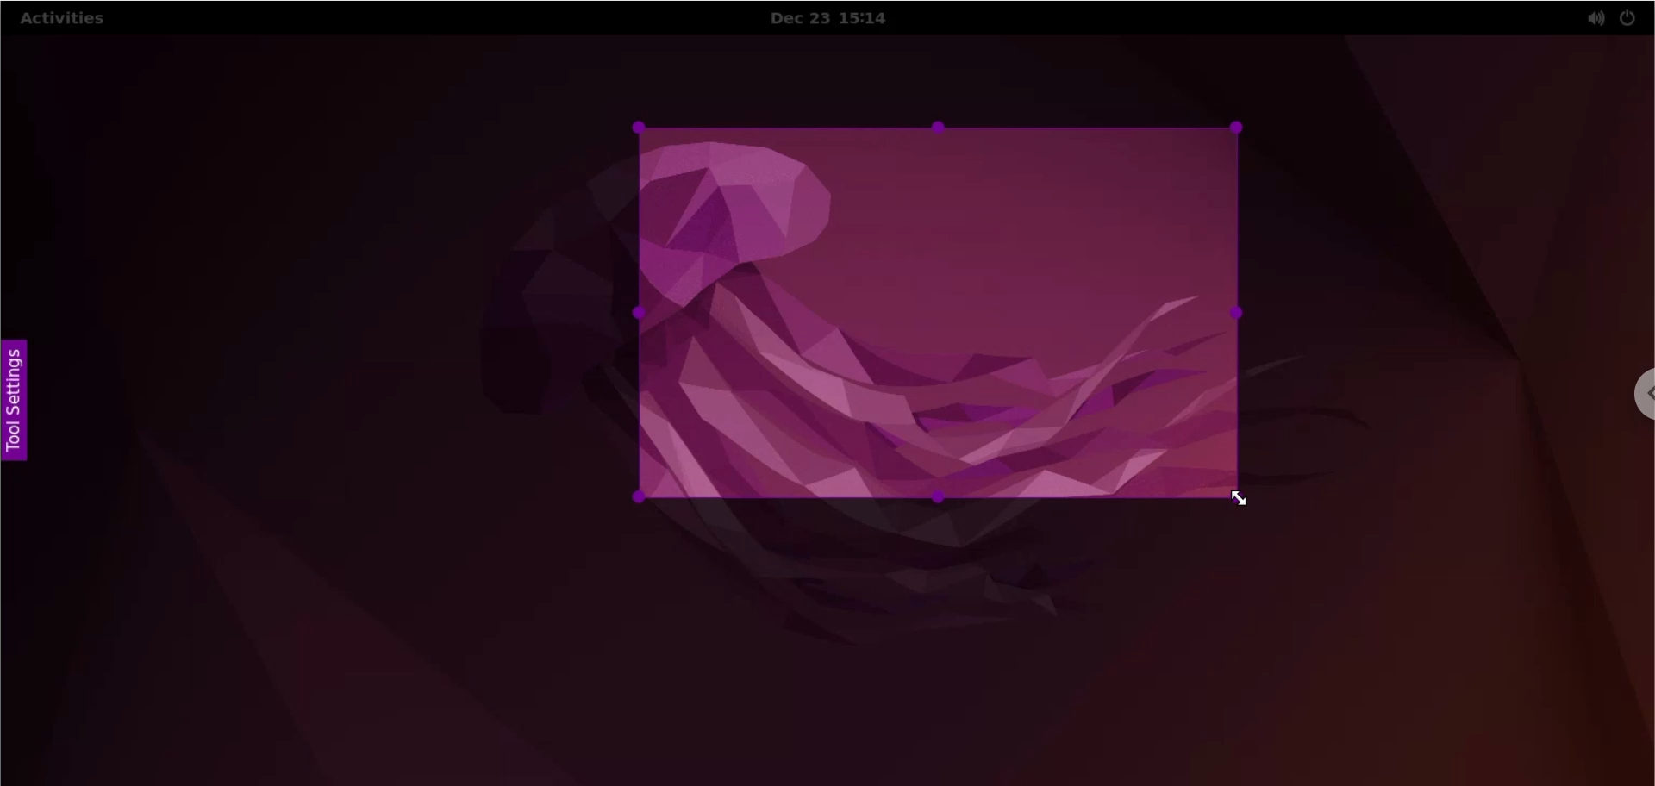 This screenshot has width=1655, height=786. I want to click on selected area, so click(935, 314).